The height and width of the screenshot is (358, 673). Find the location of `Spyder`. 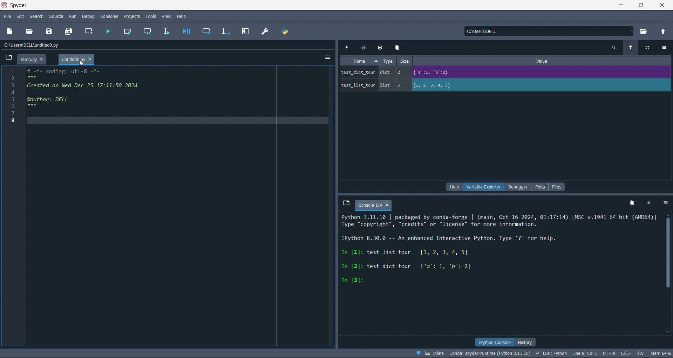

Spyder is located at coordinates (34, 5).